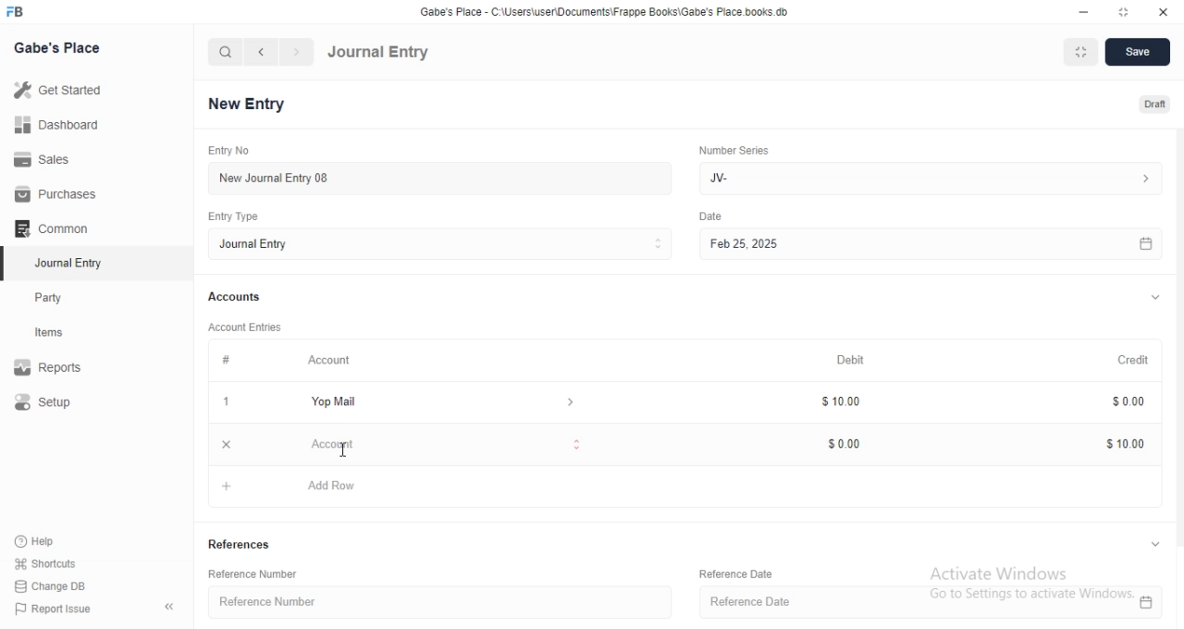 Image resolution: width=1184 pixels, height=629 pixels. What do you see at coordinates (56, 128) in the screenshot?
I see `Dashboard` at bounding box center [56, 128].